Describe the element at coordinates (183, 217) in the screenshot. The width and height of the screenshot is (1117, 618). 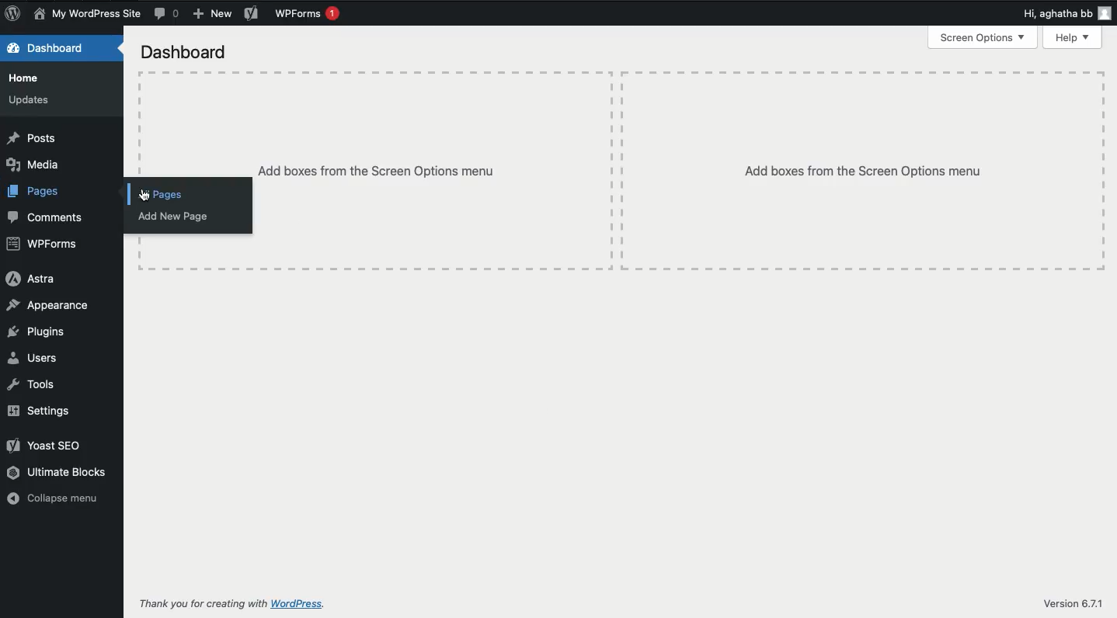
I see `Add new page` at that location.